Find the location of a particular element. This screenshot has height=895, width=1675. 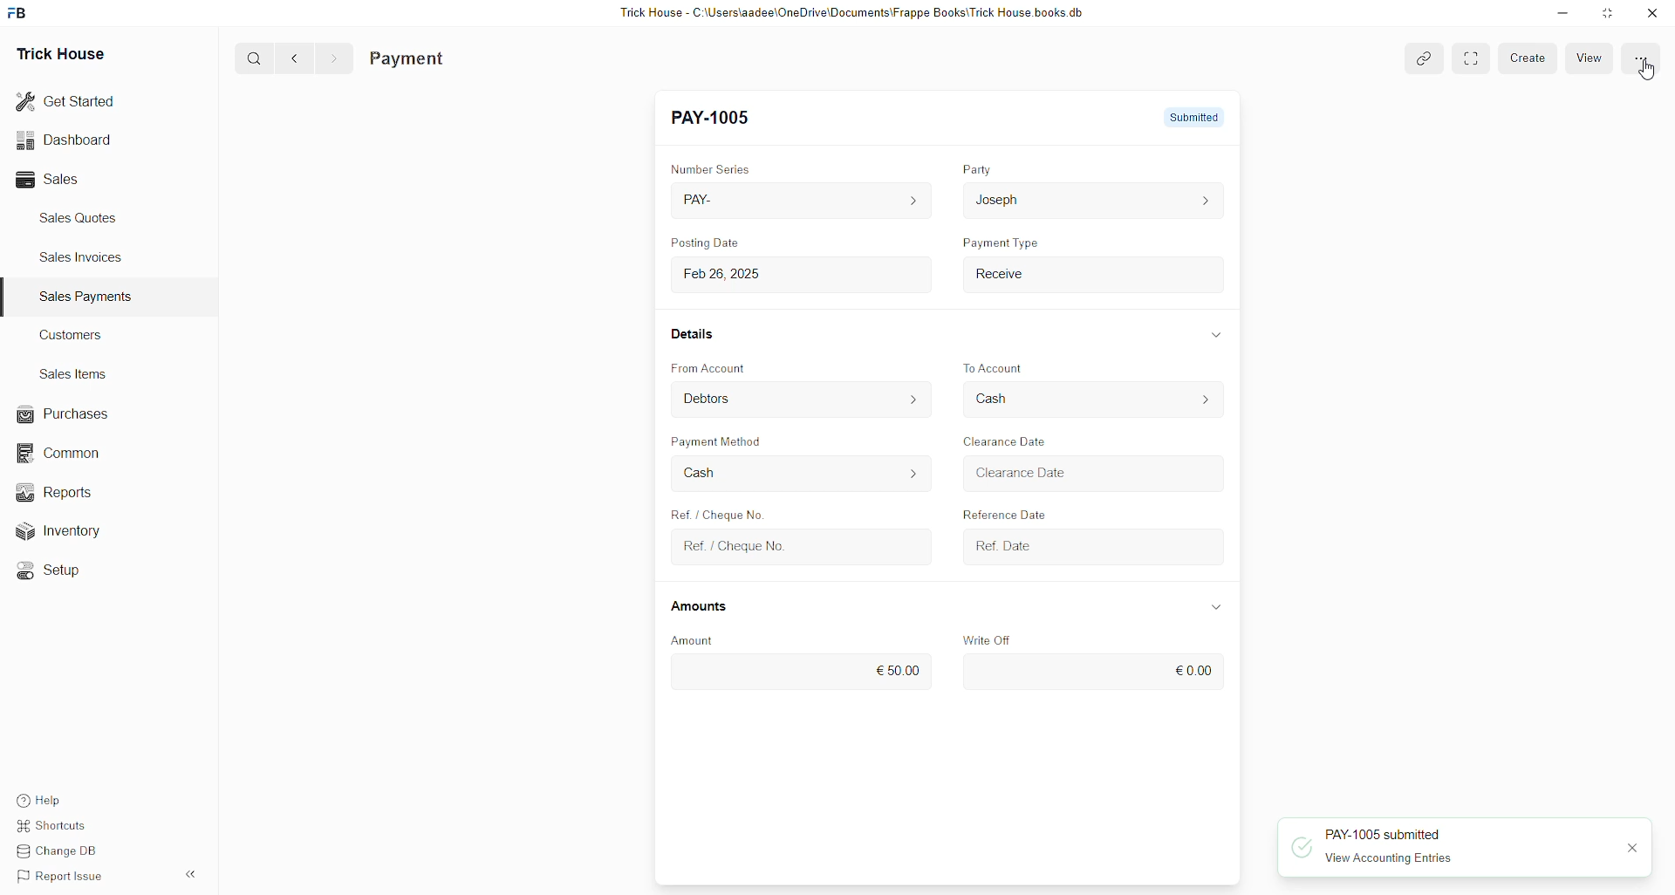

From Account is located at coordinates (709, 368).